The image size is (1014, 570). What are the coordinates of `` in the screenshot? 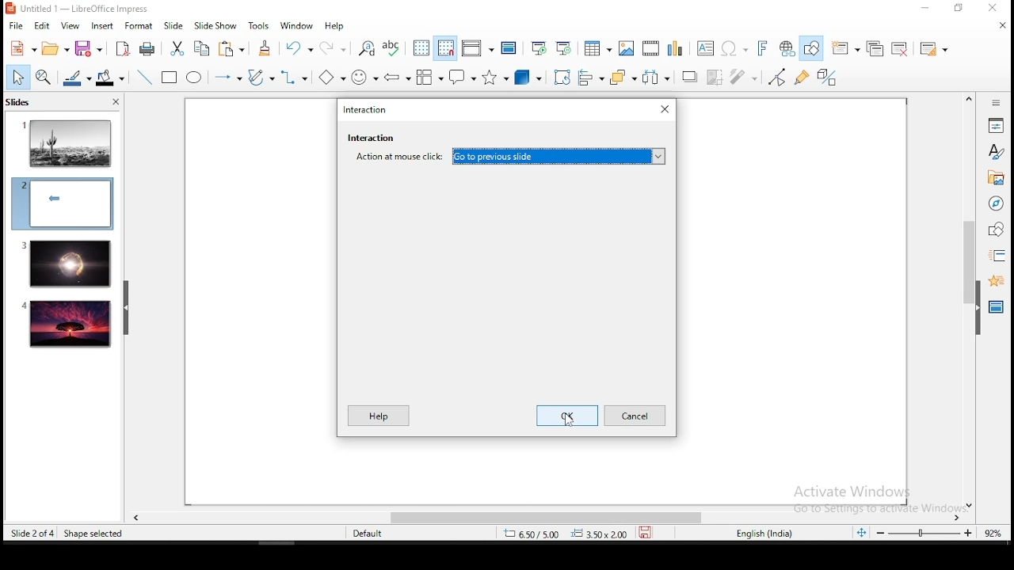 It's located at (994, 102).